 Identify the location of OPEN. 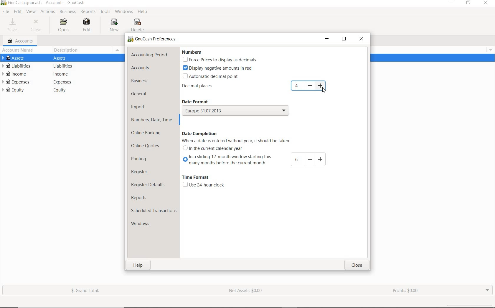
(62, 25).